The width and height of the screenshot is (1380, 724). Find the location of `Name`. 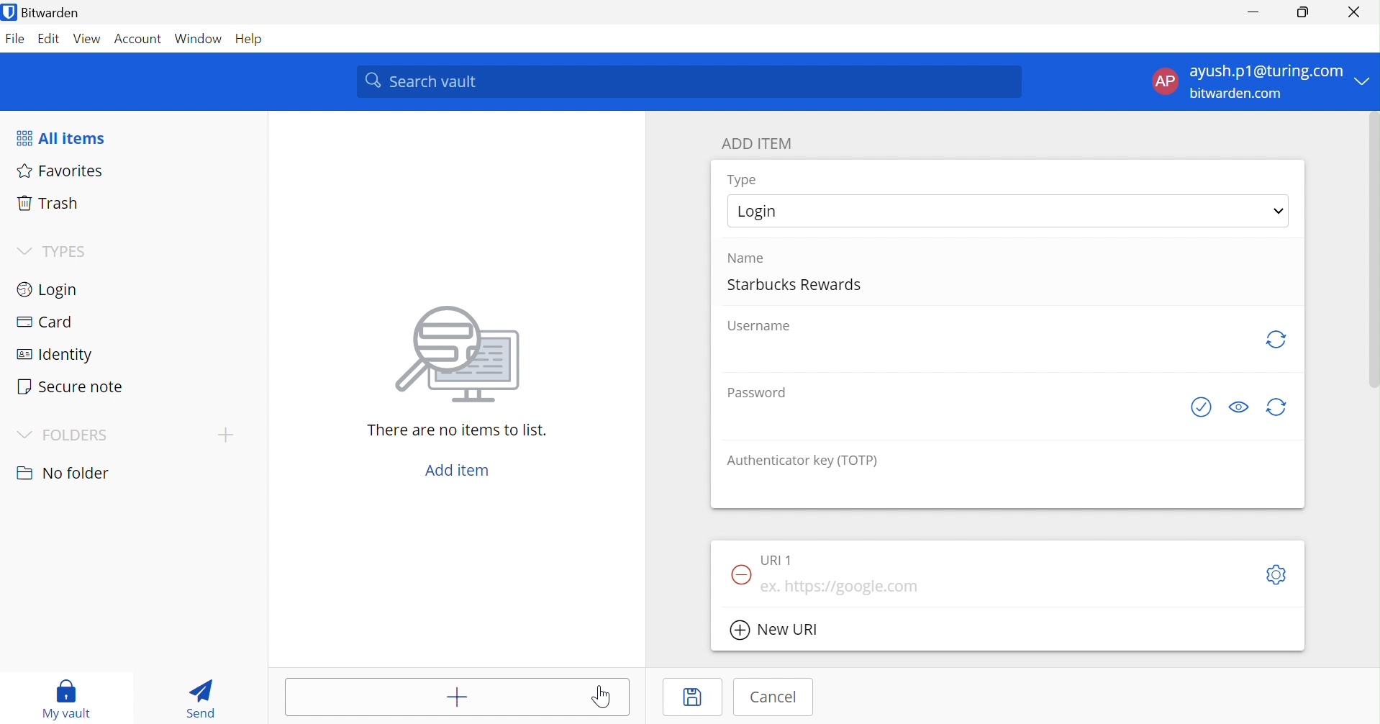

Name is located at coordinates (745, 257).